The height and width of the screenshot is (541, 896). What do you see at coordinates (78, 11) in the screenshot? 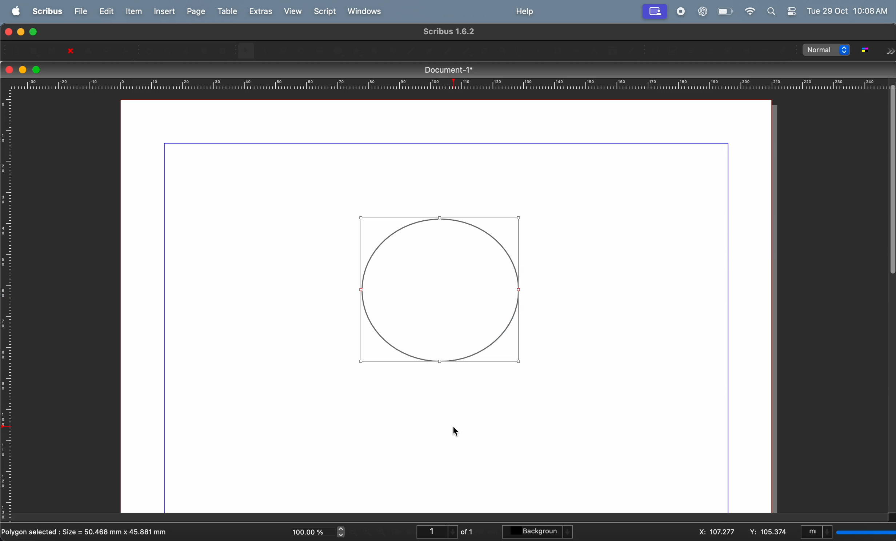
I see `file` at bounding box center [78, 11].